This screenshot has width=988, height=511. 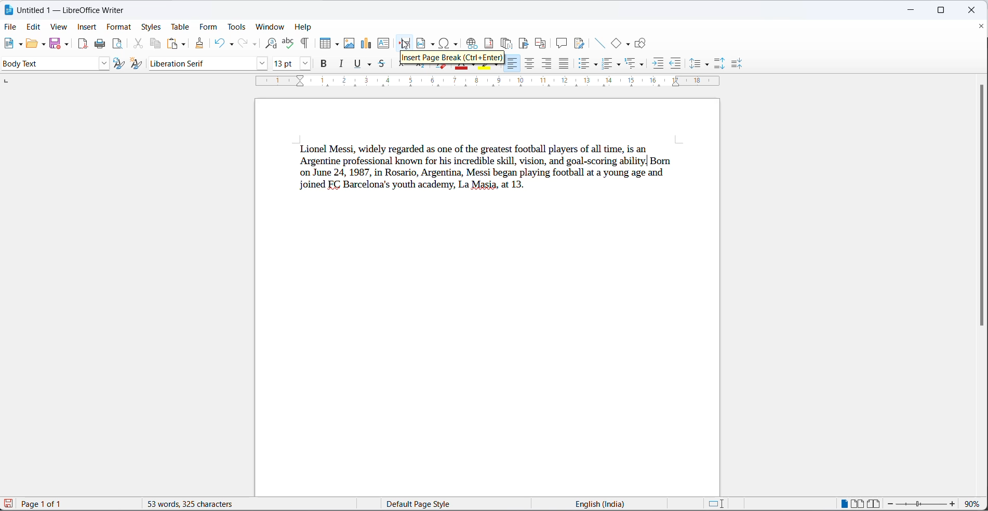 I want to click on show track changes function, so click(x=580, y=44).